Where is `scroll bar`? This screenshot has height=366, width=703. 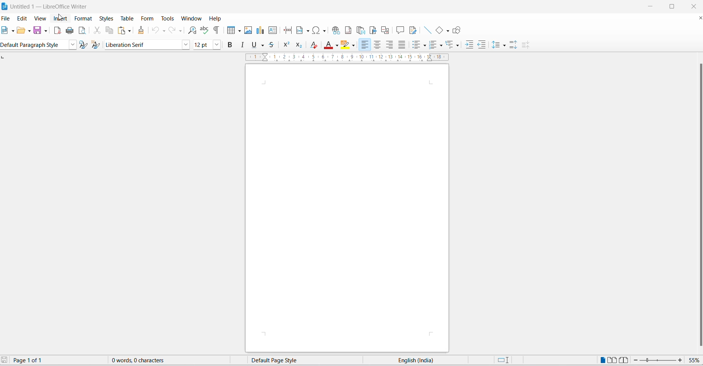
scroll bar is located at coordinates (699, 204).